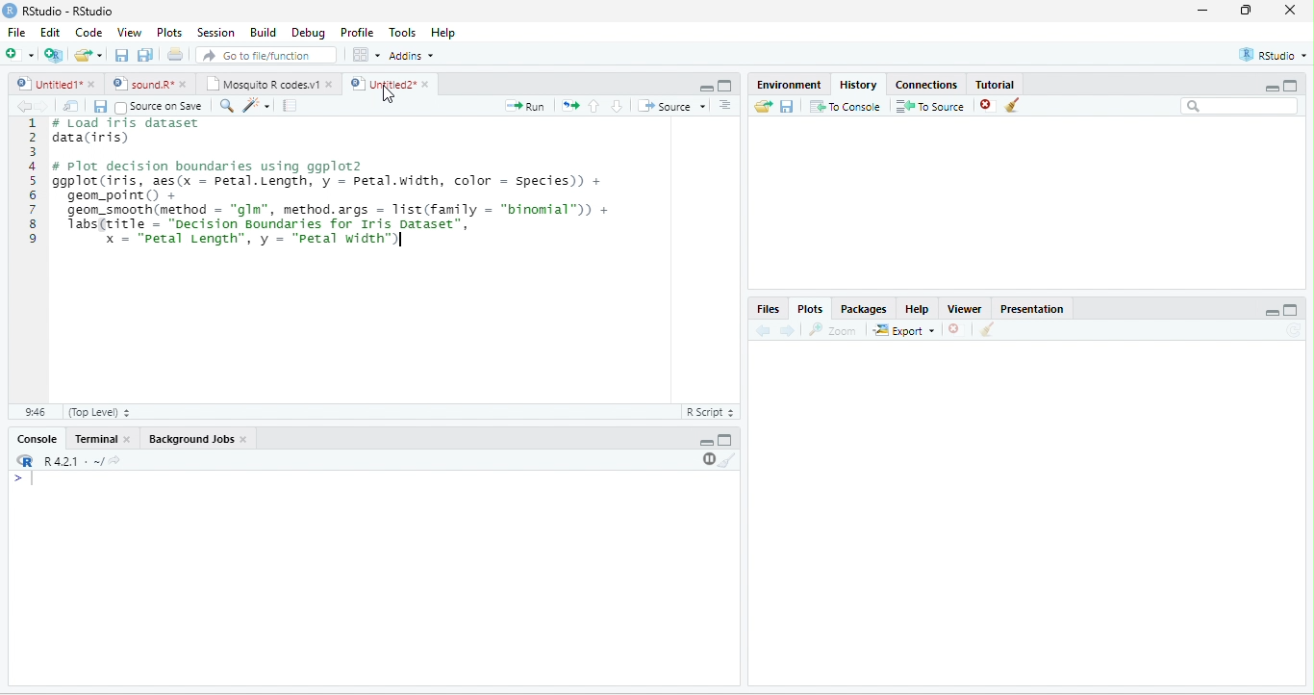 The height and width of the screenshot is (695, 1314). What do you see at coordinates (129, 440) in the screenshot?
I see `close` at bounding box center [129, 440].